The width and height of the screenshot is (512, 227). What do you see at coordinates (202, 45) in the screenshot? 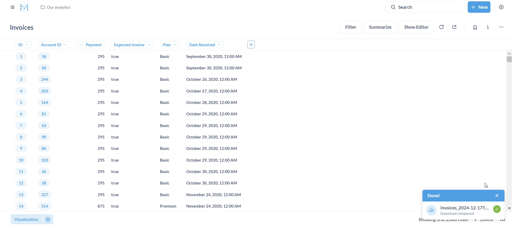
I see `date received` at bounding box center [202, 45].